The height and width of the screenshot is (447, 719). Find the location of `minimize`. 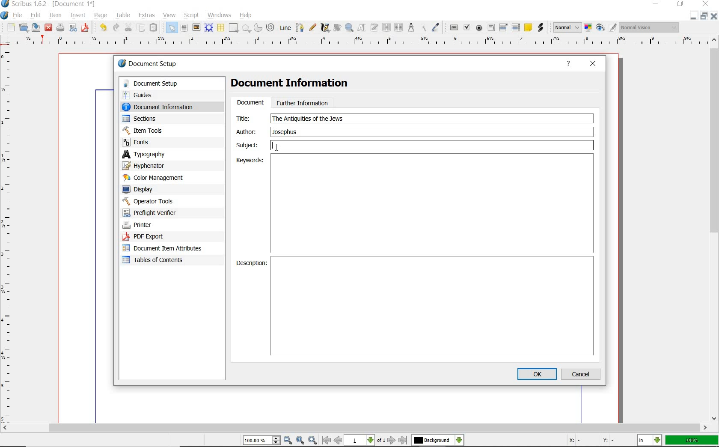

minimize is located at coordinates (694, 15).